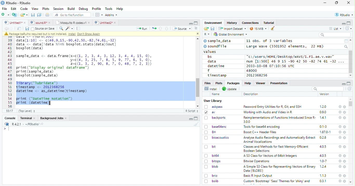 The image size is (355, 186). What do you see at coordinates (344, 15) in the screenshot?
I see `RStudio` at bounding box center [344, 15].